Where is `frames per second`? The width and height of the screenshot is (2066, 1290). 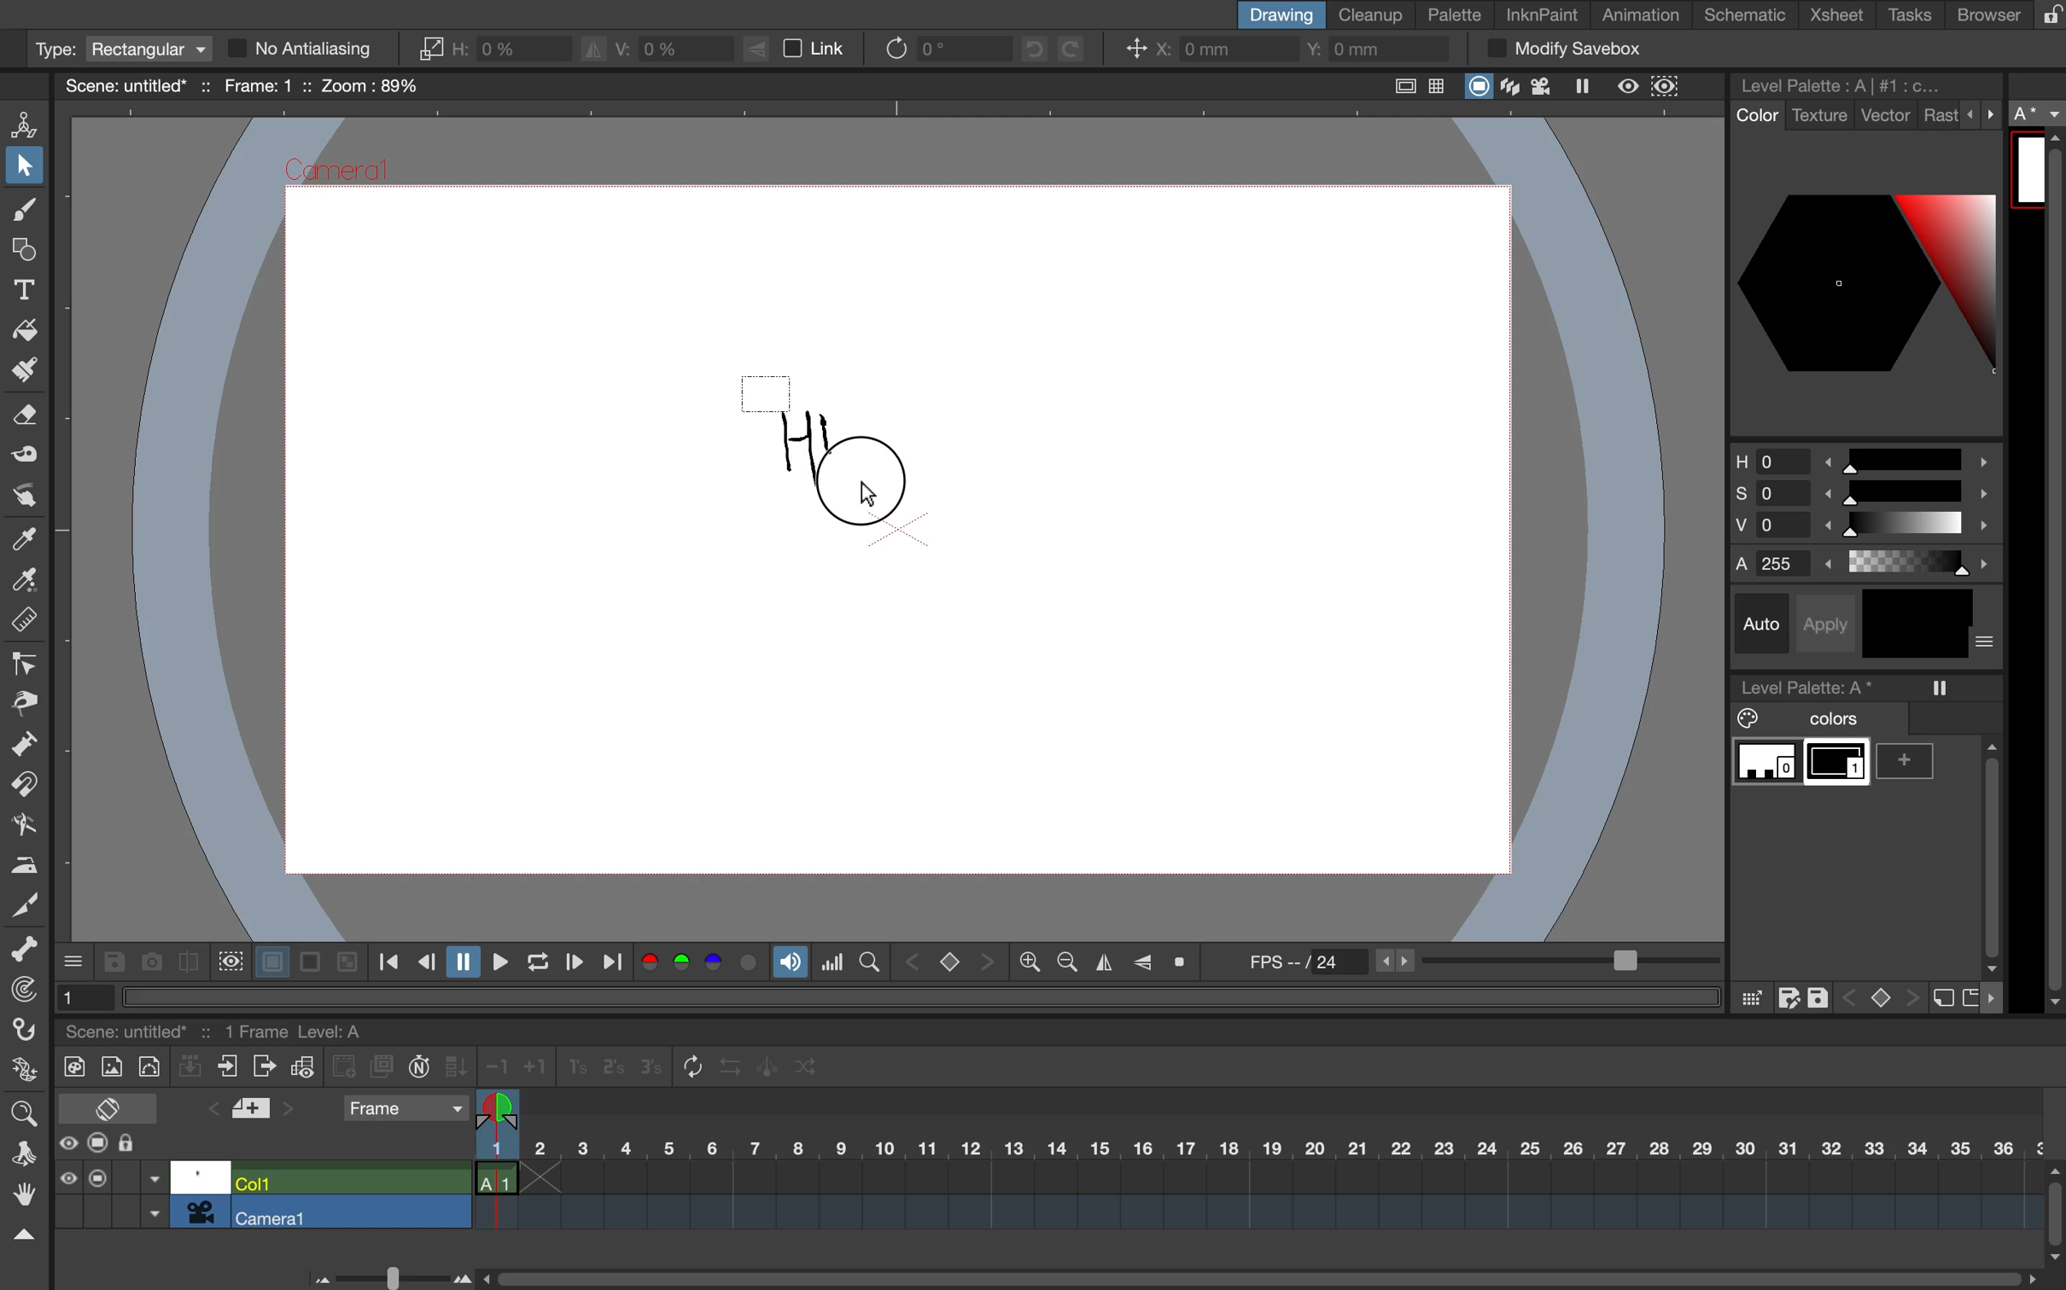 frames per second is located at coordinates (1474, 963).